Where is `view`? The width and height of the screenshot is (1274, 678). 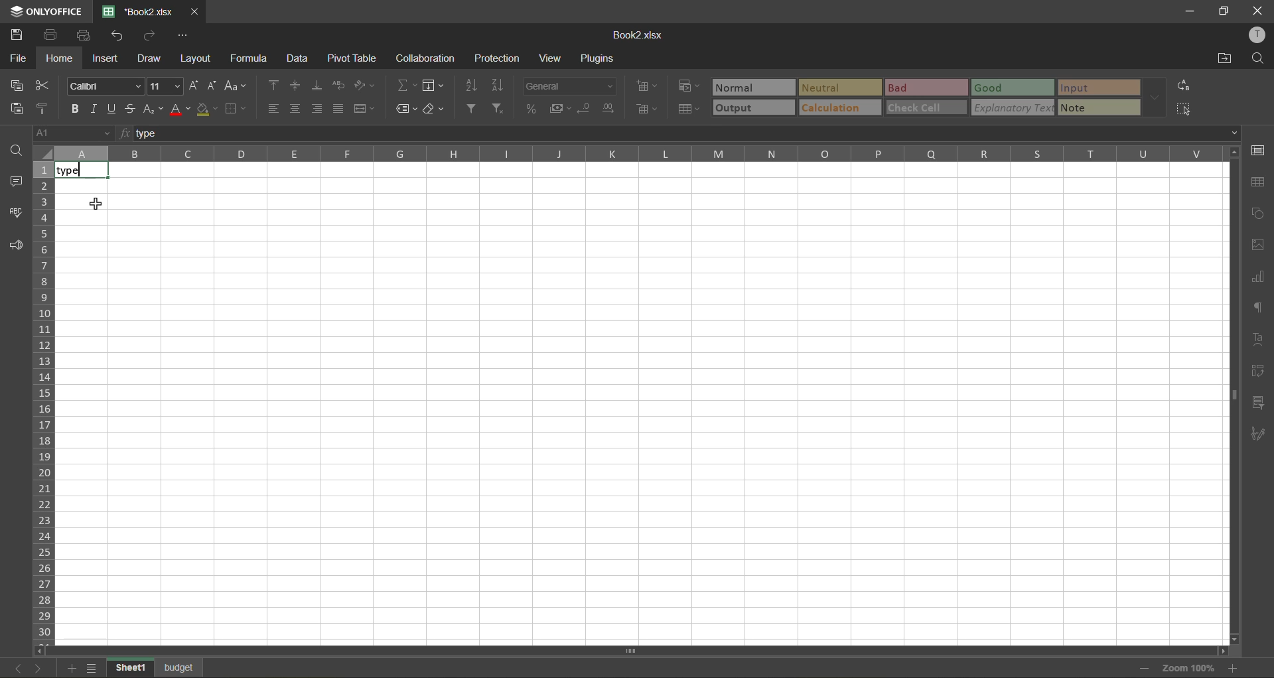
view is located at coordinates (553, 58).